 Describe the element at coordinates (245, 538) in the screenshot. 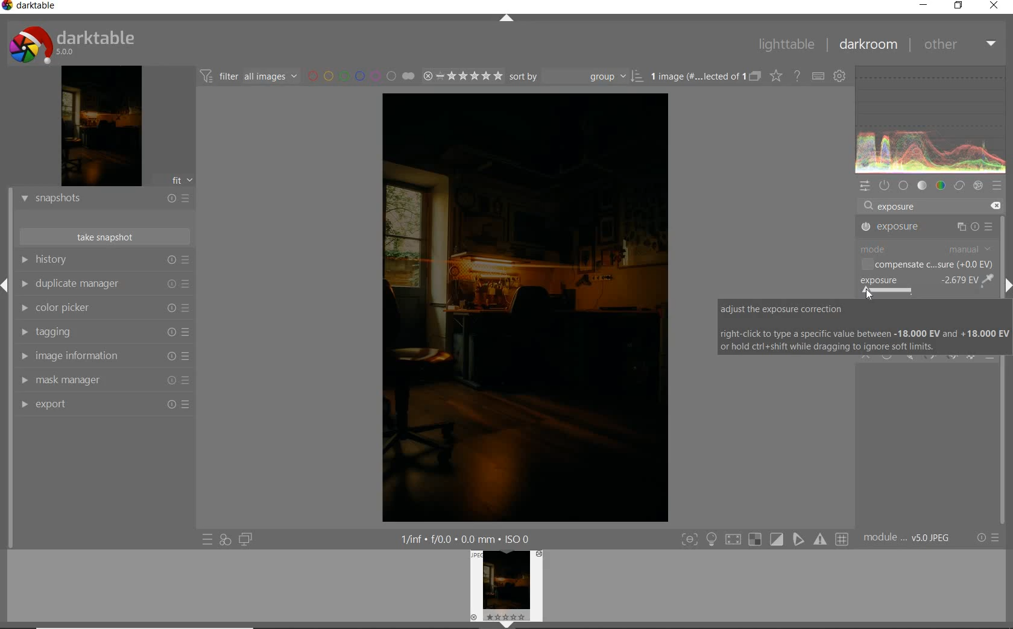

I see `display a second darkroom image below` at that location.